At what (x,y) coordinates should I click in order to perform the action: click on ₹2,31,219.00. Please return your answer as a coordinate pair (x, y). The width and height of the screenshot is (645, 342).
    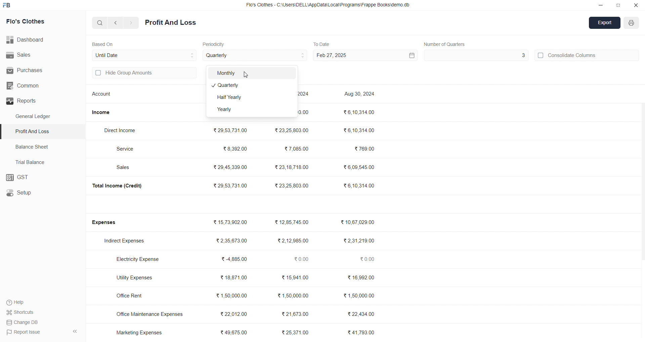
    Looking at the image, I should click on (358, 241).